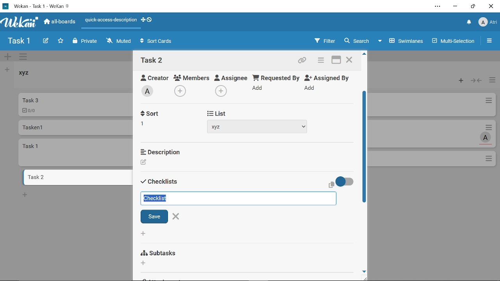 This screenshot has width=500, height=281. I want to click on Car, so click(75, 104).